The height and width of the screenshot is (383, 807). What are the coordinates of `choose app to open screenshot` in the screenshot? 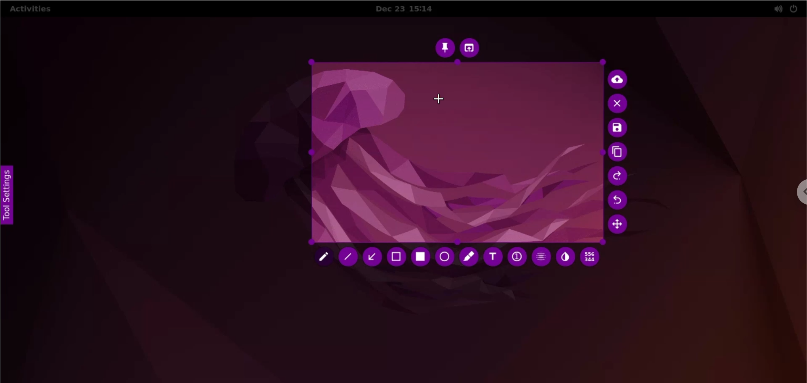 It's located at (474, 48).